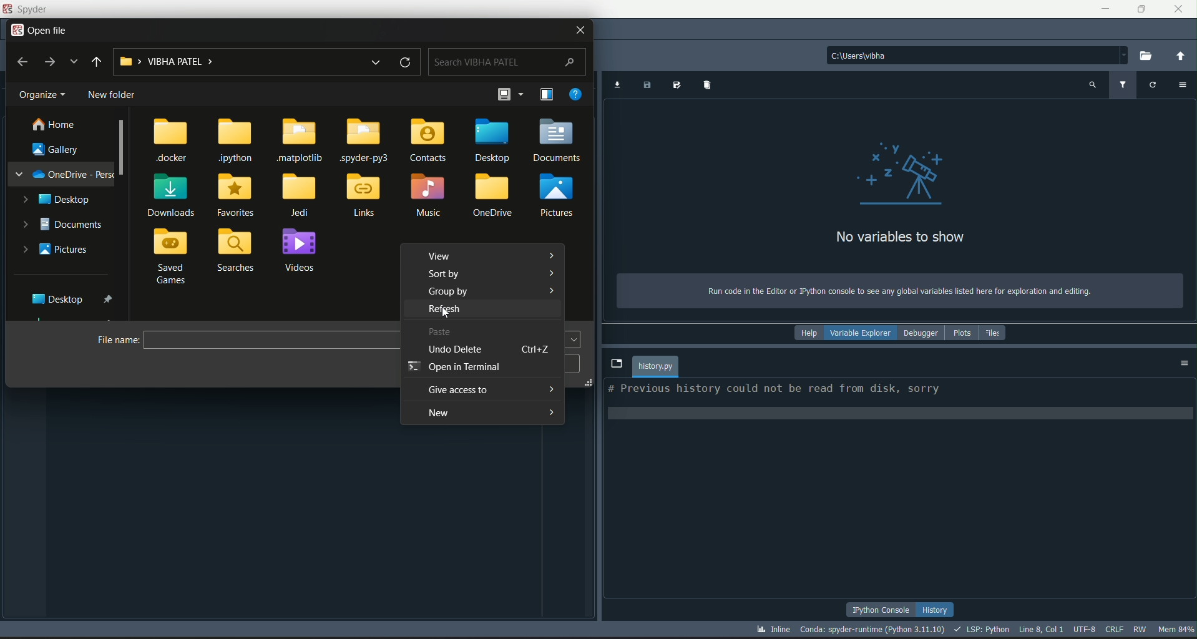 The width and height of the screenshot is (1197, 639). Describe the element at coordinates (270, 341) in the screenshot. I see `file path` at that location.